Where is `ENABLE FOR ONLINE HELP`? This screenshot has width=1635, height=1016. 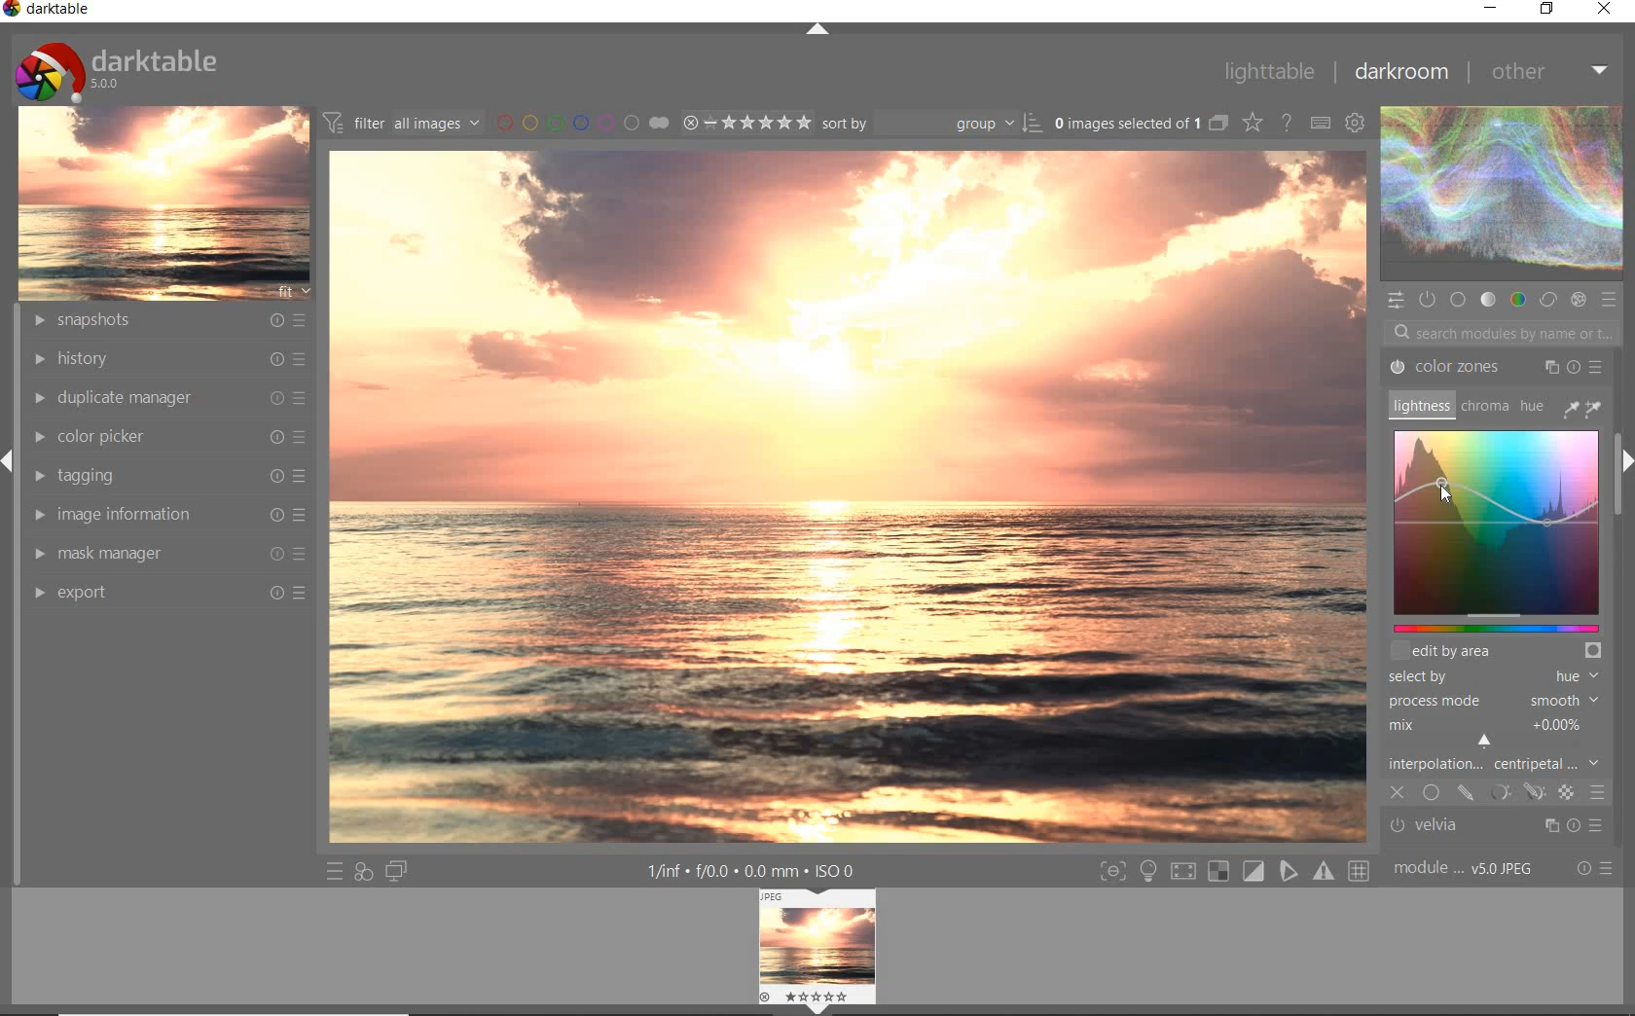
ENABLE FOR ONLINE HELP is located at coordinates (1290, 122).